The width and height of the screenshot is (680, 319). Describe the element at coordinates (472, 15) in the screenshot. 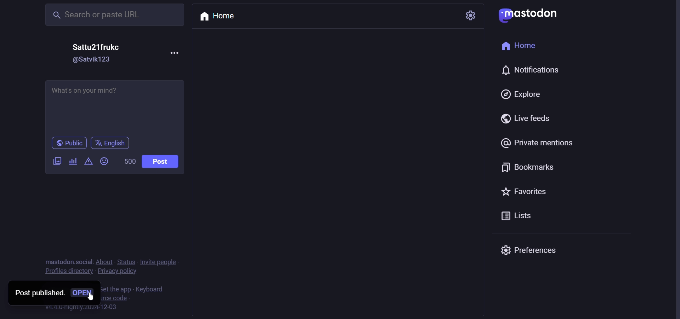

I see `setting` at that location.